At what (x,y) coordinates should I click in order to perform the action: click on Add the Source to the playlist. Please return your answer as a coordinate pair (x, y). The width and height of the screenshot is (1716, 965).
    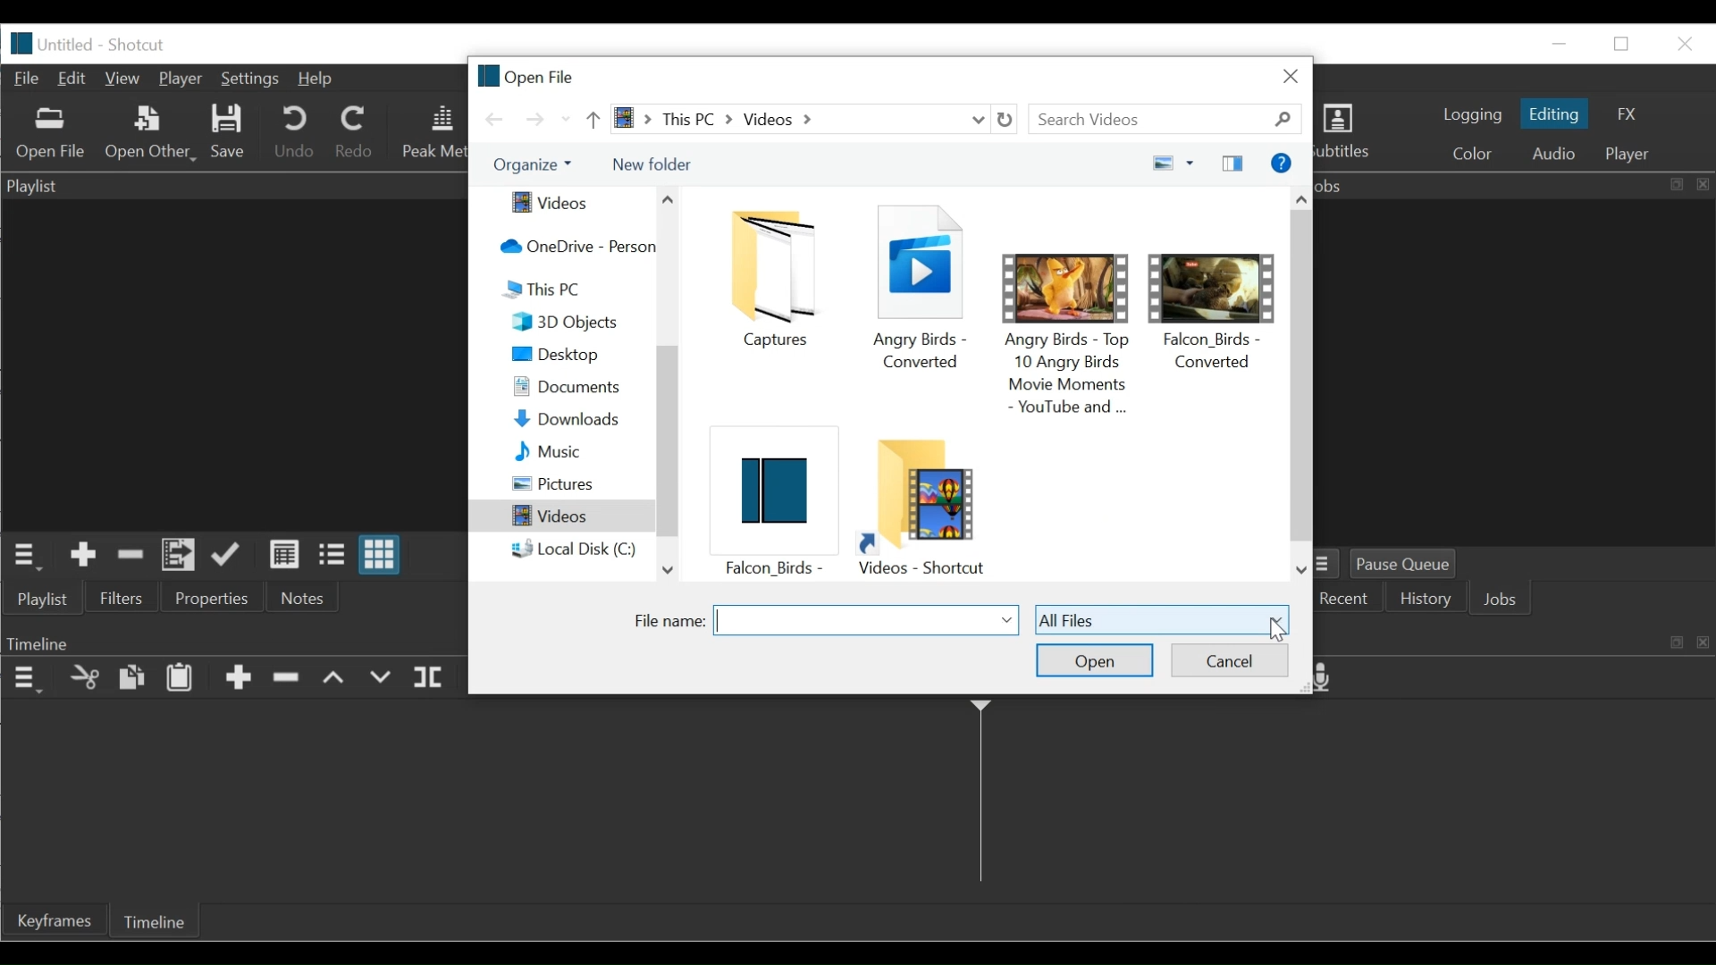
    Looking at the image, I should click on (83, 556).